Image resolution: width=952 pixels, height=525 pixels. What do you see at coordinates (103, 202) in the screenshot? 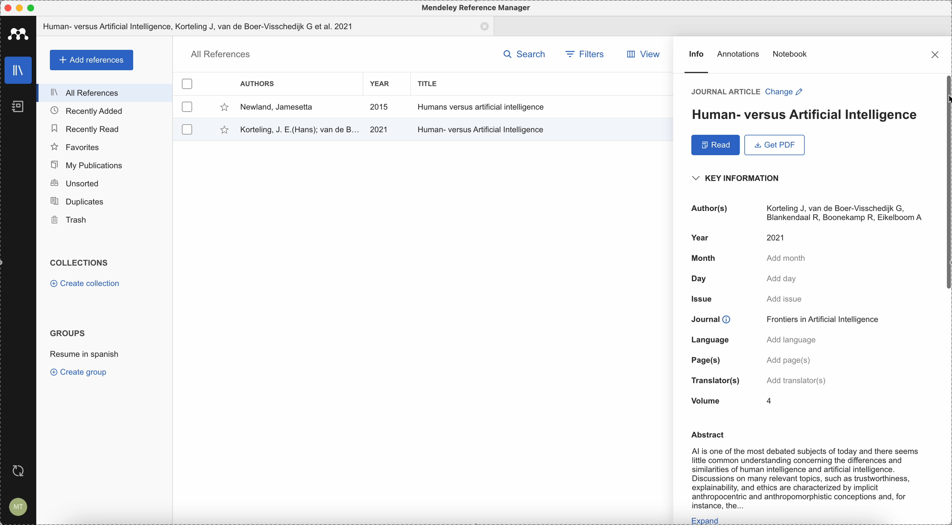
I see `duplicates` at bounding box center [103, 202].